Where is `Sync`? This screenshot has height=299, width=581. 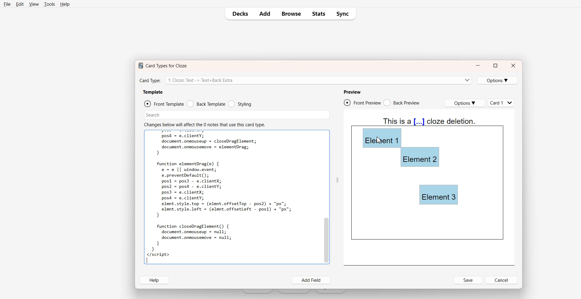
Sync is located at coordinates (344, 14).